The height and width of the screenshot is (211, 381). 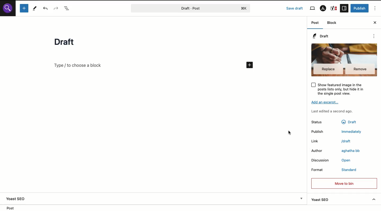 What do you see at coordinates (295, 8) in the screenshot?
I see `Save draft` at bounding box center [295, 8].